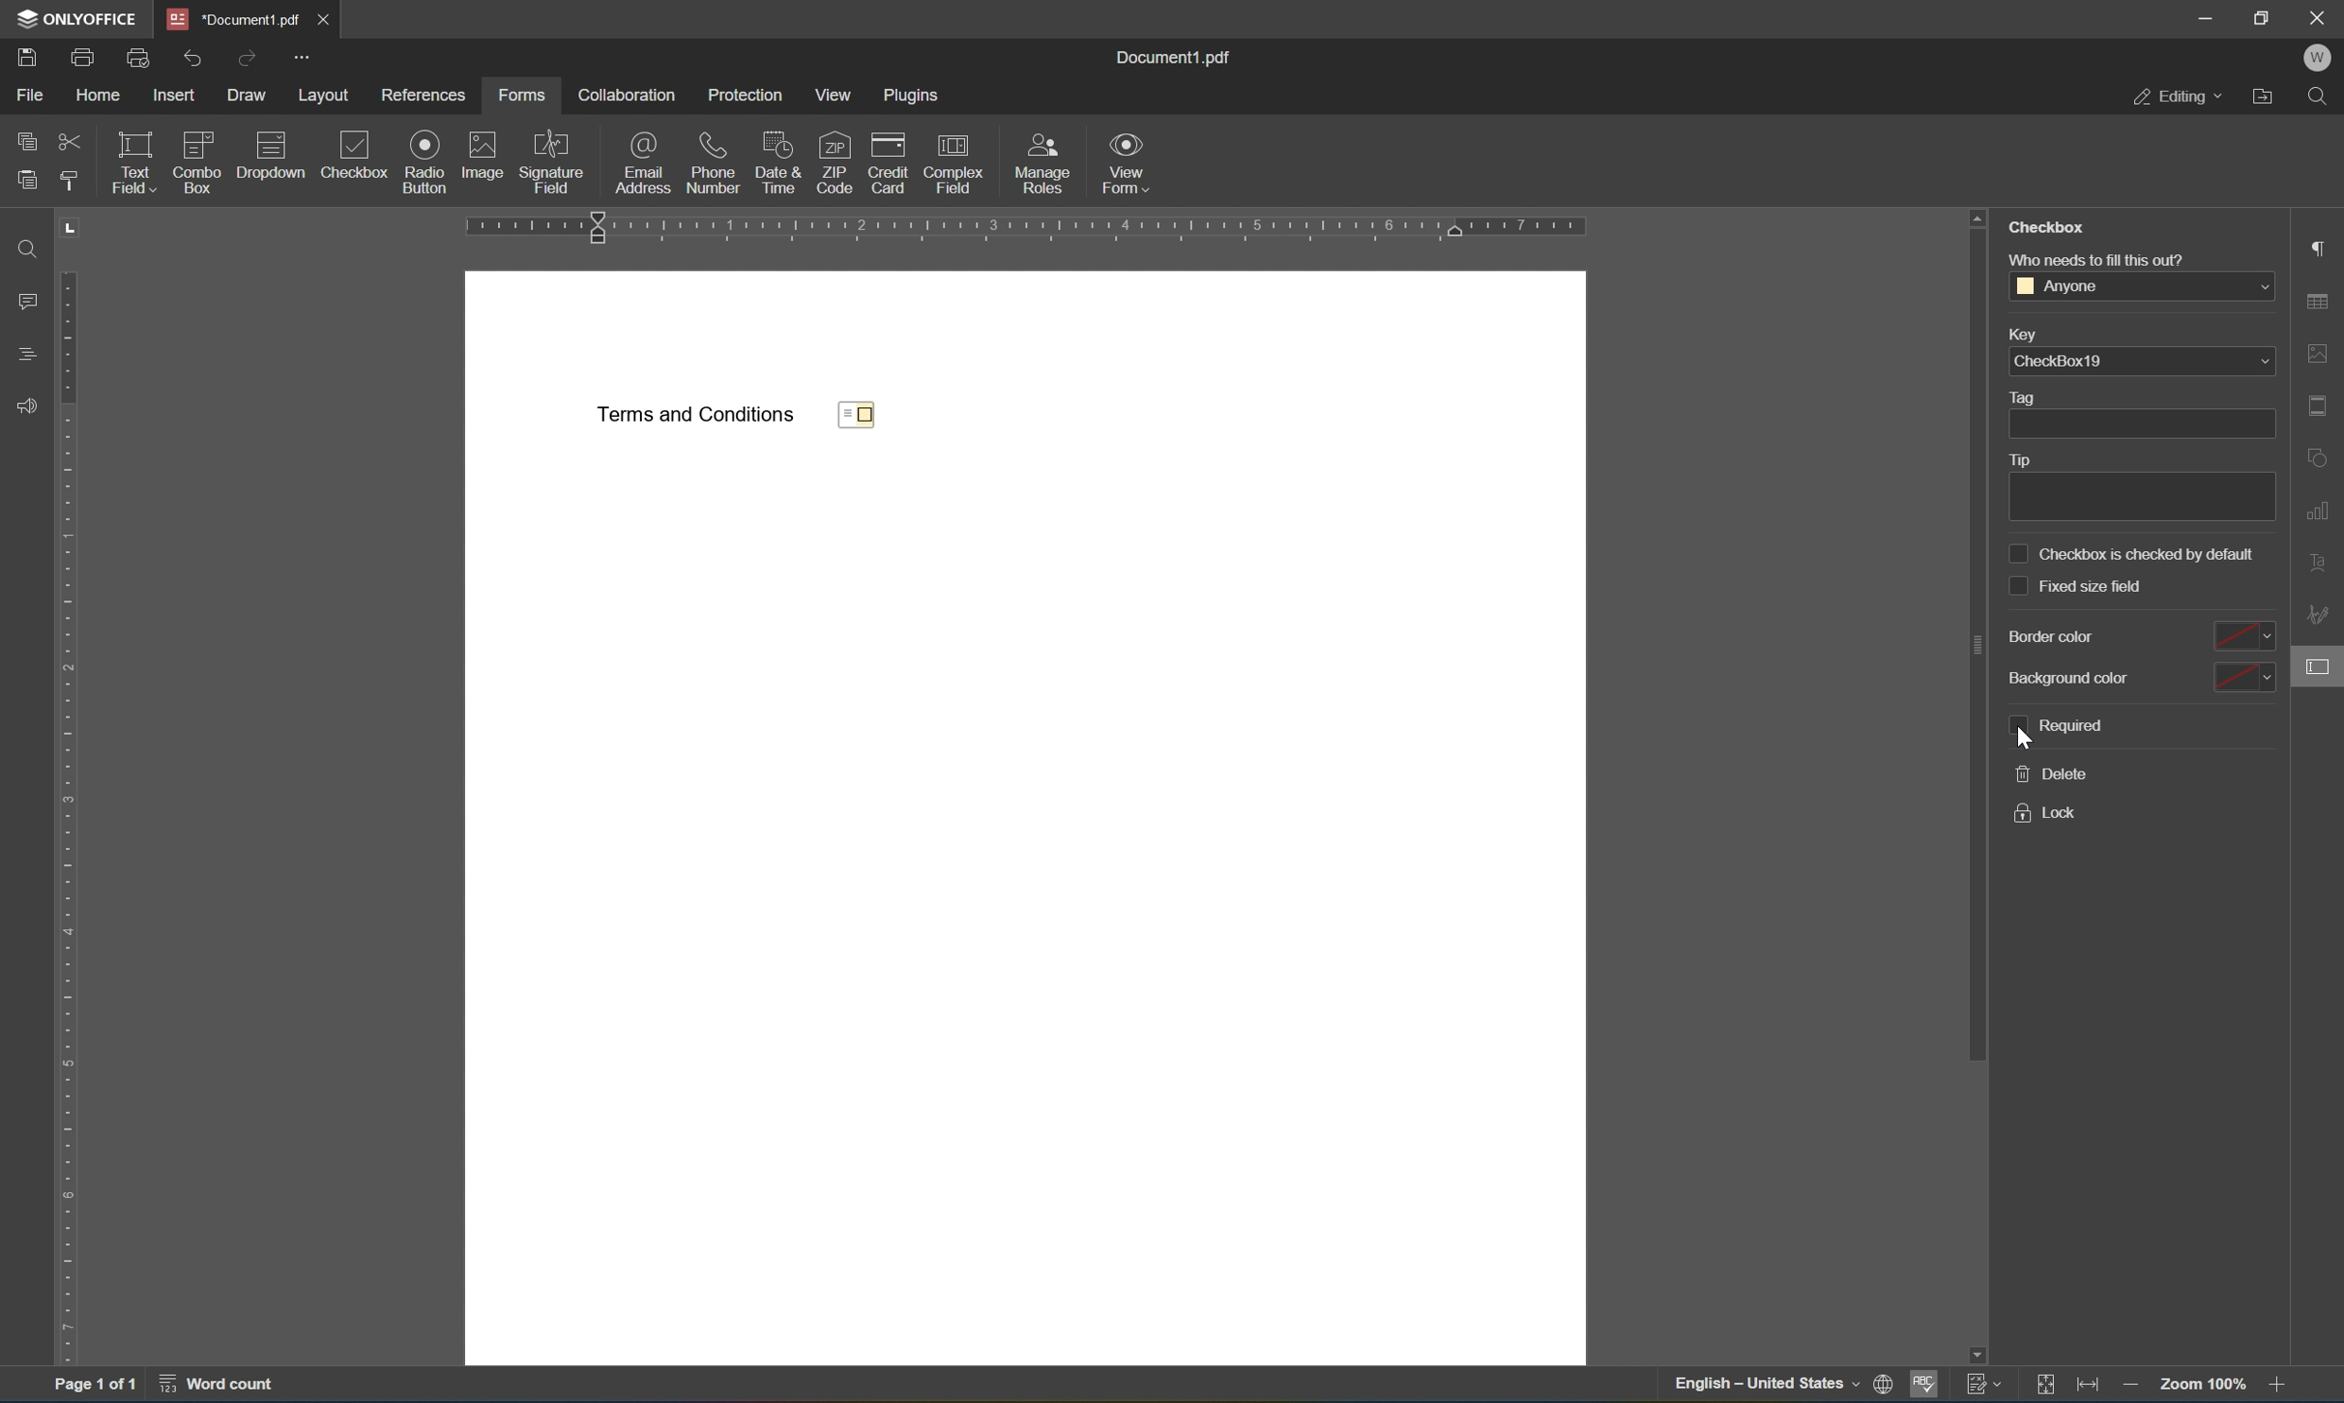 This screenshot has width=2344, height=1403. What do you see at coordinates (2135, 414) in the screenshot?
I see `tag` at bounding box center [2135, 414].